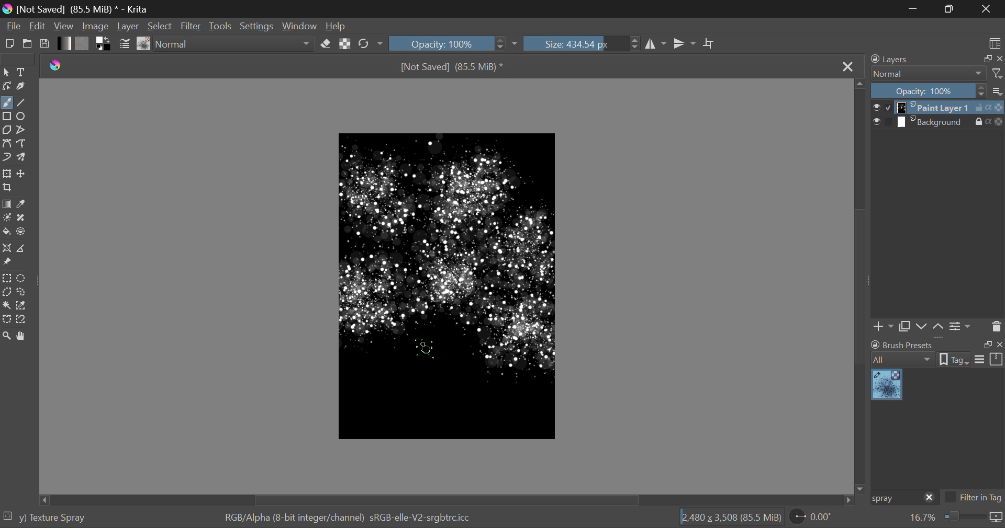  What do you see at coordinates (930, 498) in the screenshot?
I see `close` at bounding box center [930, 498].